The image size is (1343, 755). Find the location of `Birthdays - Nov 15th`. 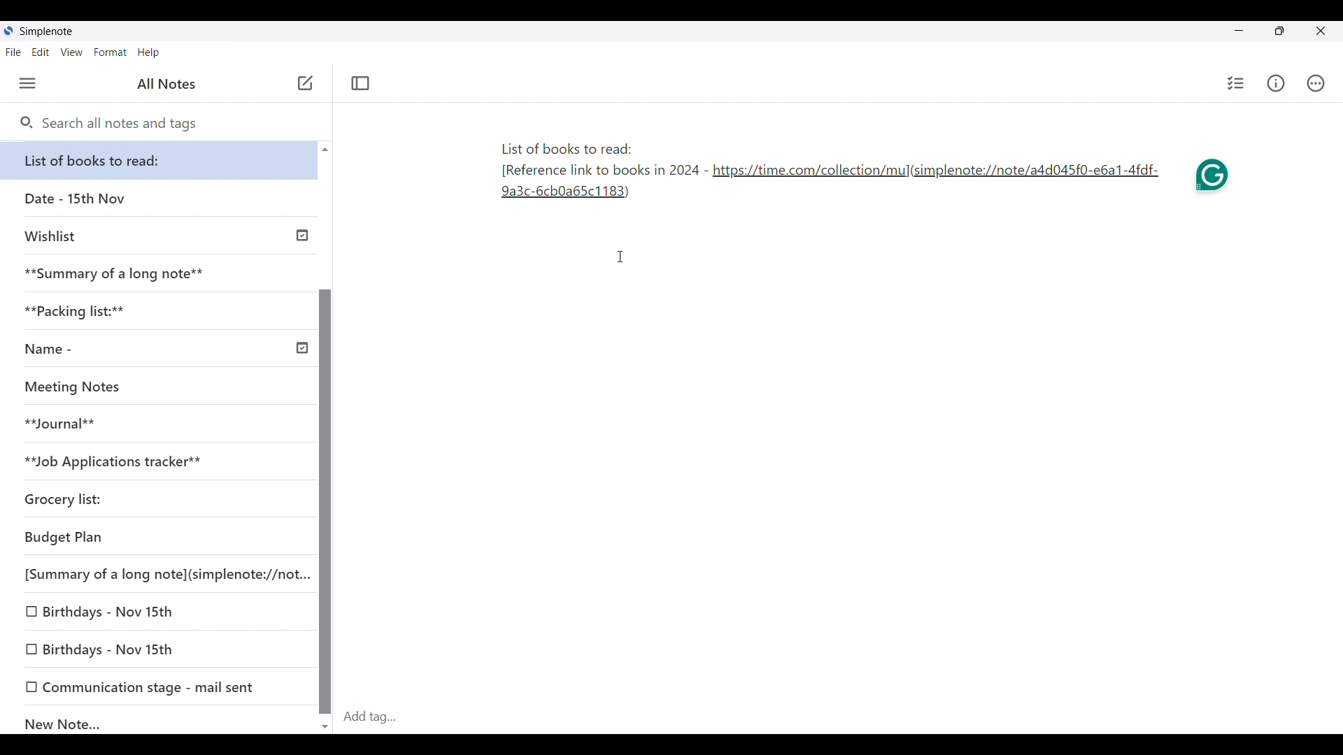

Birthdays - Nov 15th is located at coordinates (158, 612).